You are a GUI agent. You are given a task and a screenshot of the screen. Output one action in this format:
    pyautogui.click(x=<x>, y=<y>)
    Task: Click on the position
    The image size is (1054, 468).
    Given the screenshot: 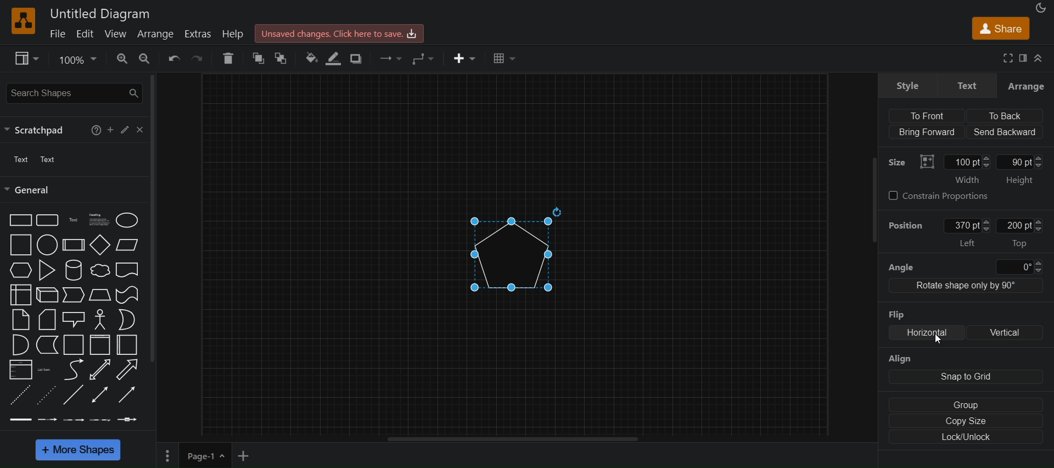 What is the action you would take?
    pyautogui.click(x=906, y=225)
    